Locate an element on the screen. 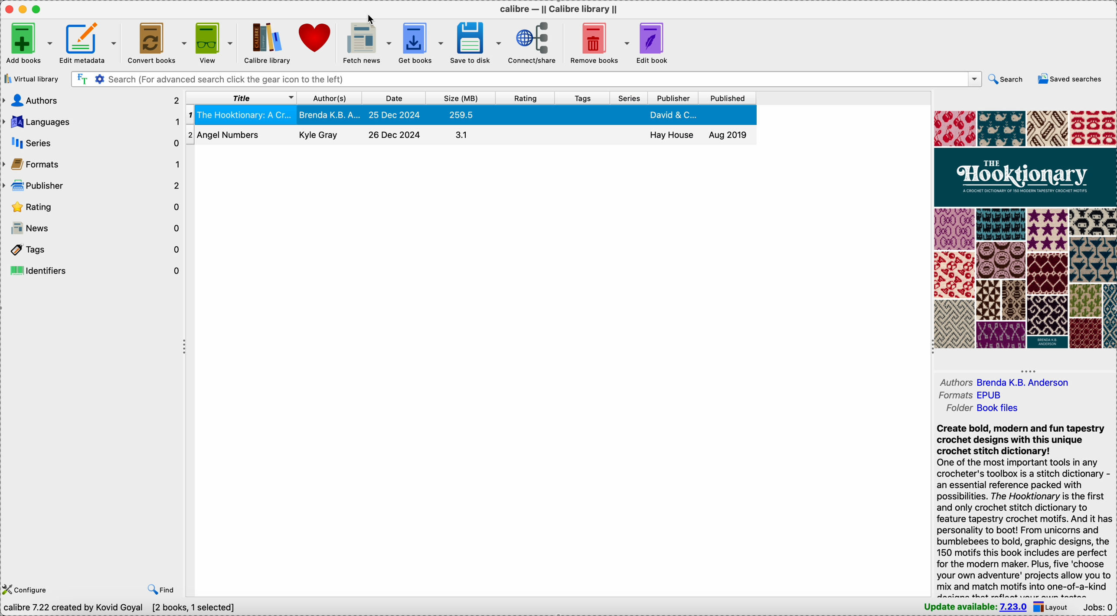  search bar is located at coordinates (524, 79).